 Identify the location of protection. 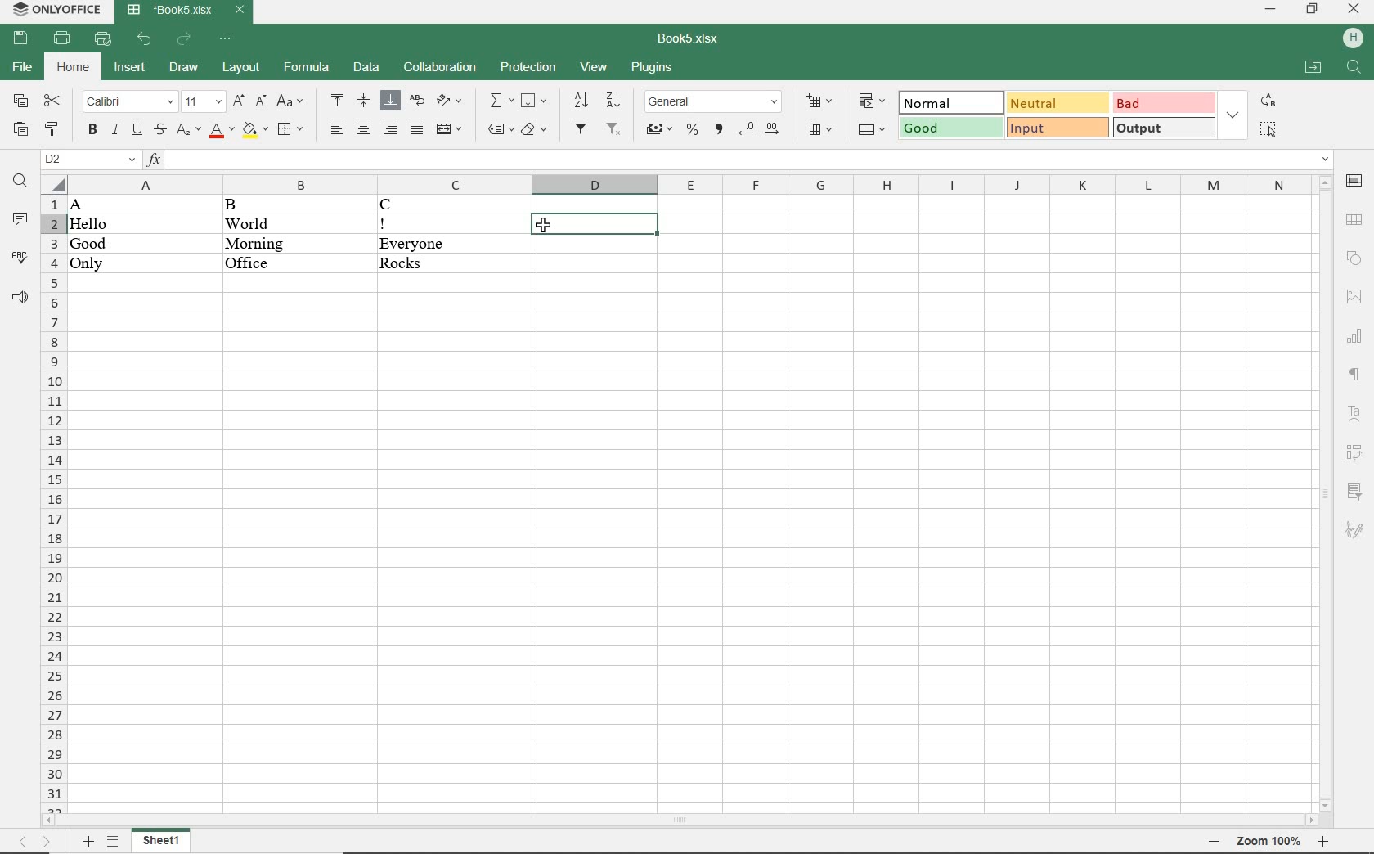
(530, 69).